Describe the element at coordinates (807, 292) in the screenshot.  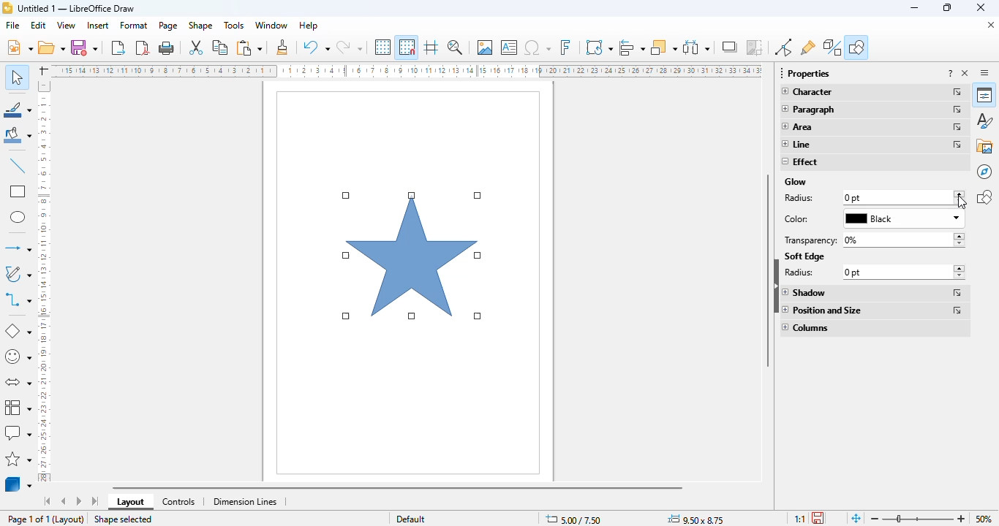
I see `shadow` at that location.